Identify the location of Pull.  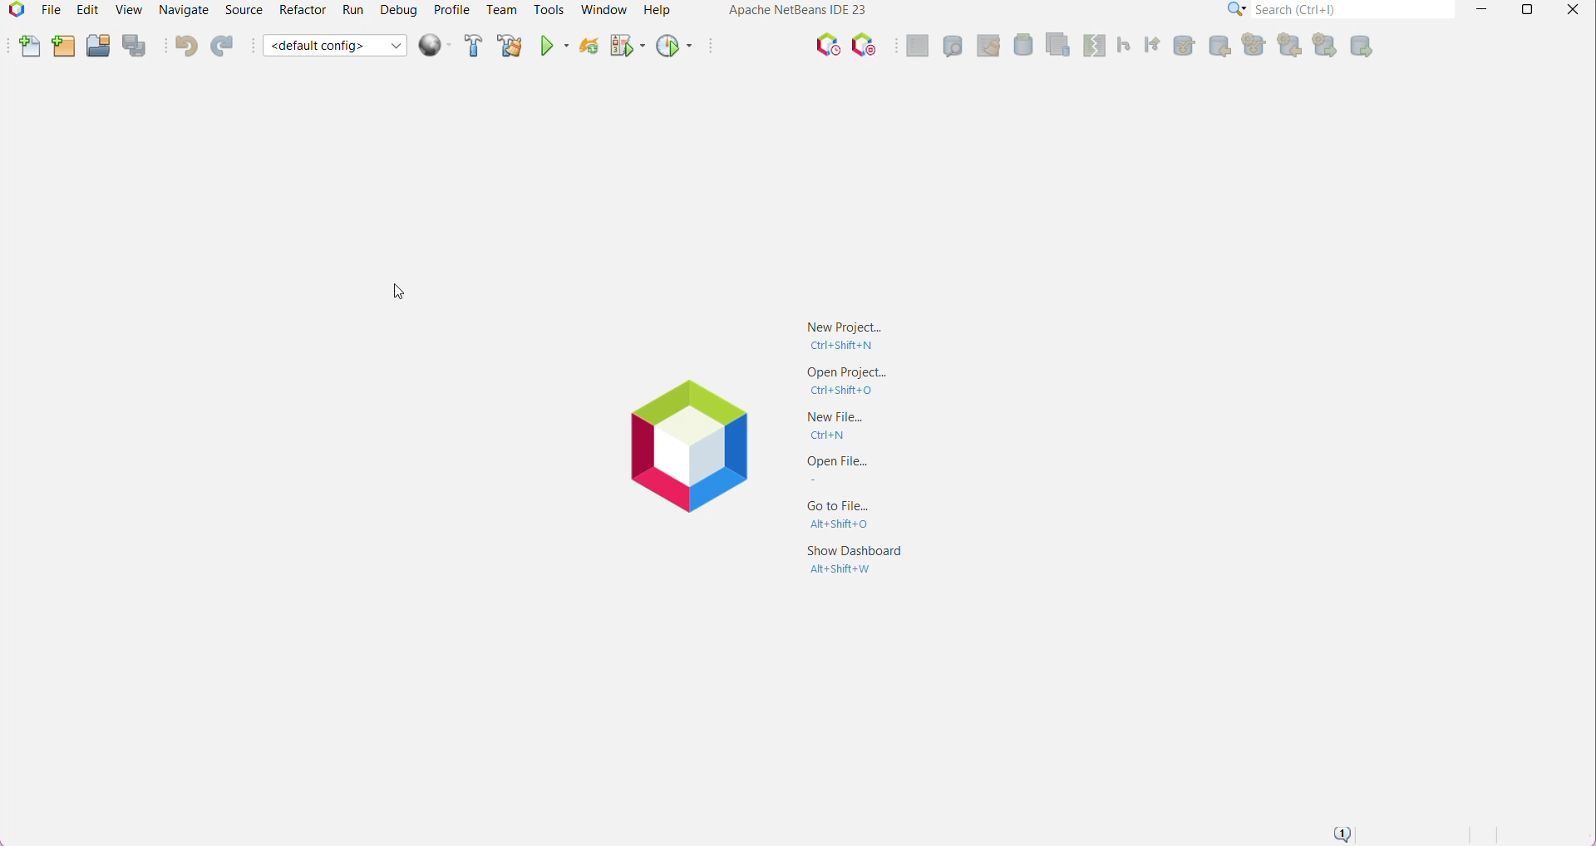
(1251, 46).